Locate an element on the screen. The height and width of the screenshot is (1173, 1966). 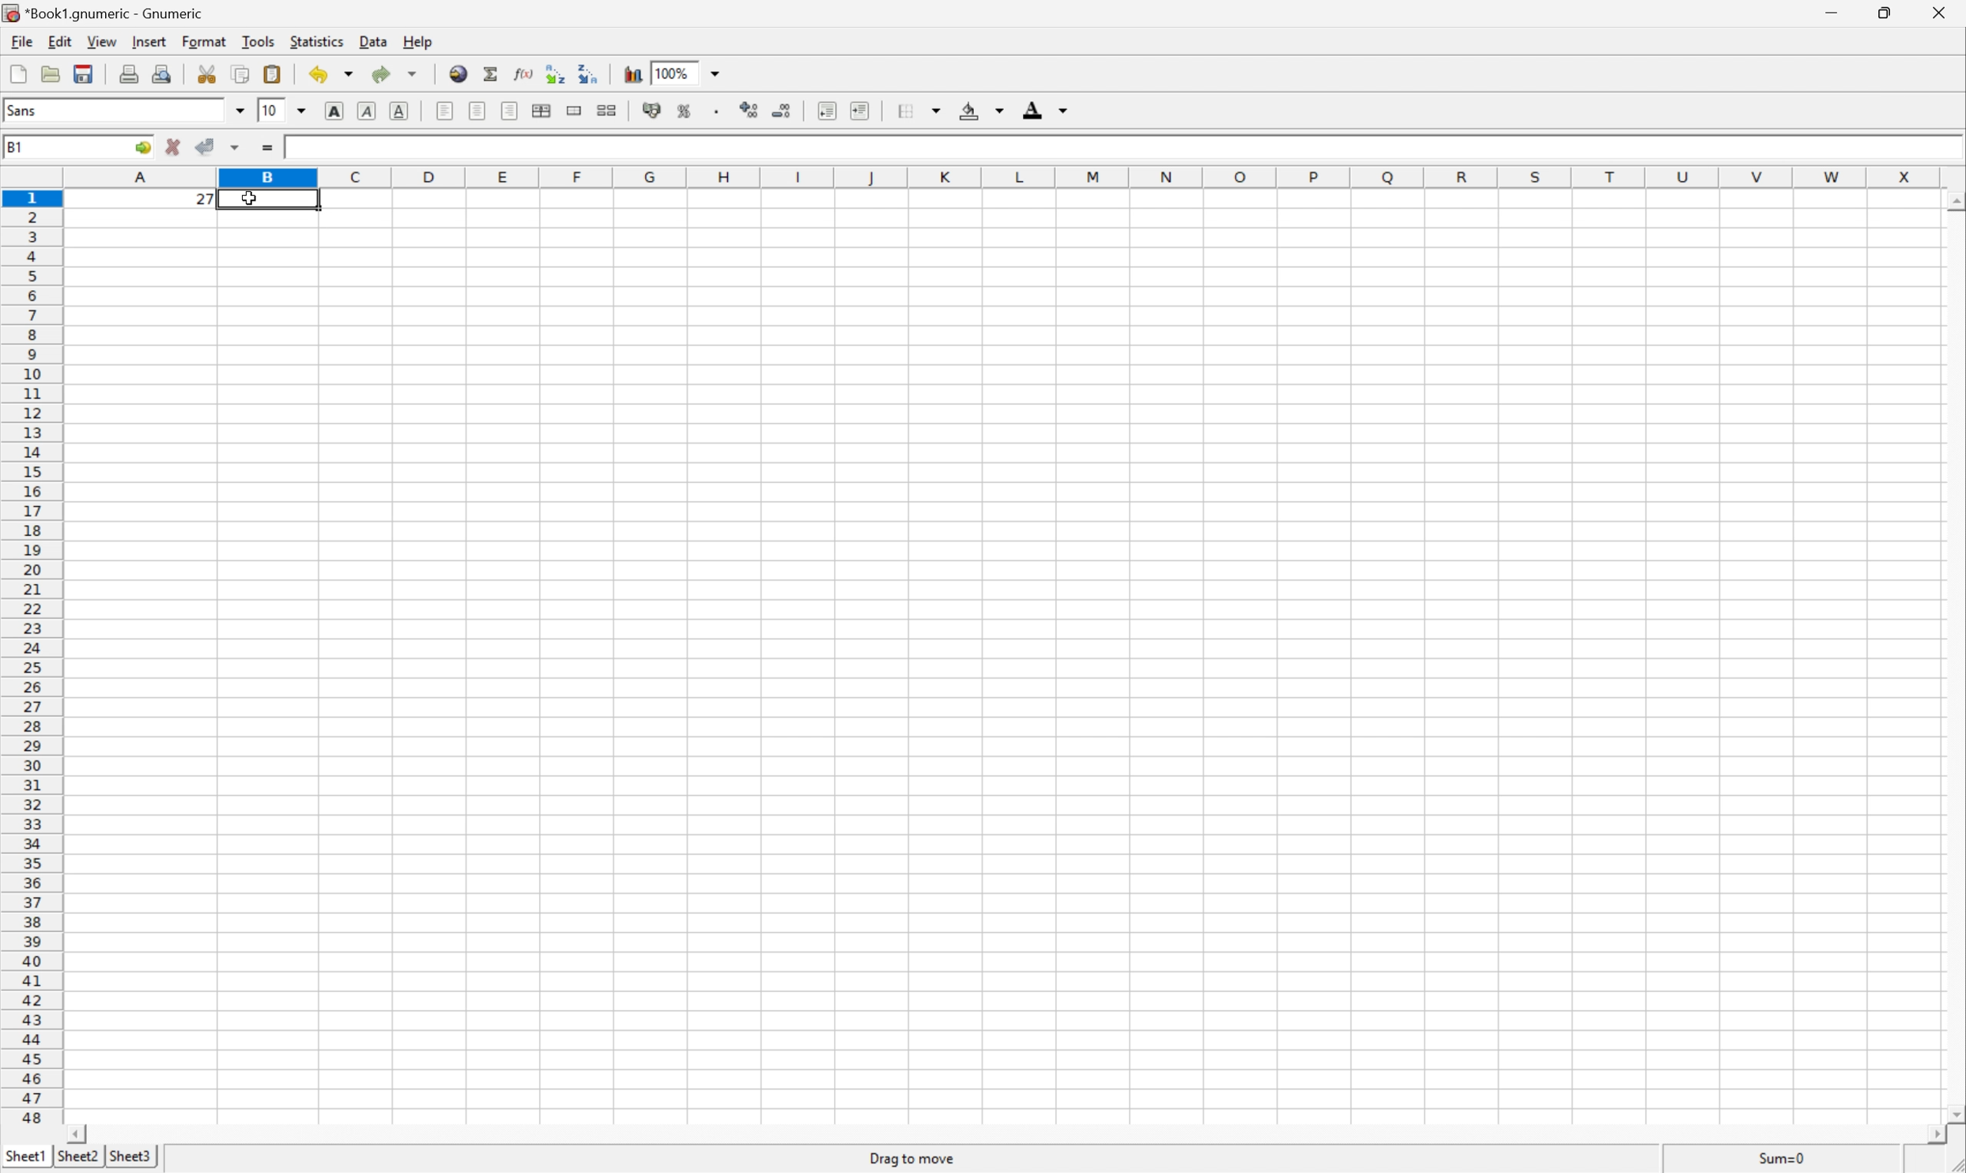
Scroll Down is located at coordinates (1953, 1111).